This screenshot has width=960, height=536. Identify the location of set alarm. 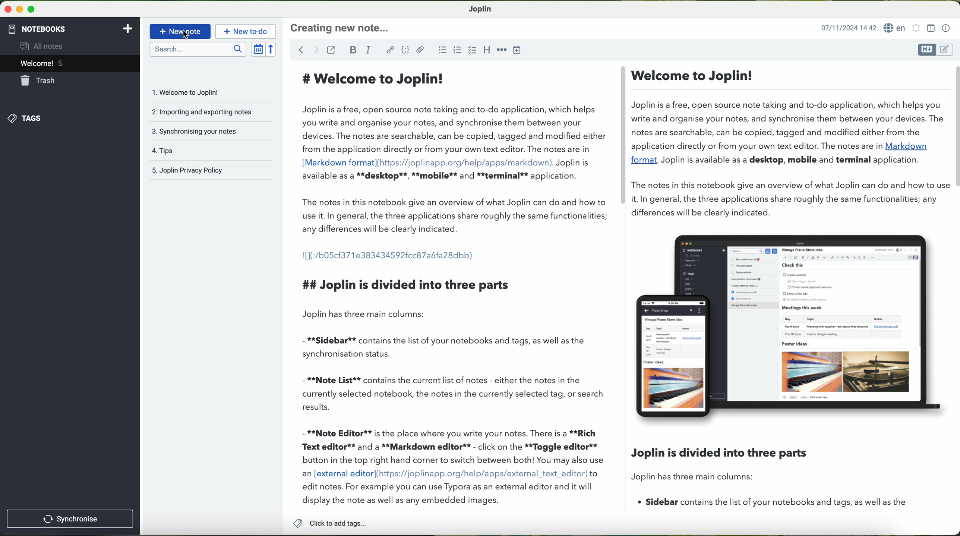
(916, 29).